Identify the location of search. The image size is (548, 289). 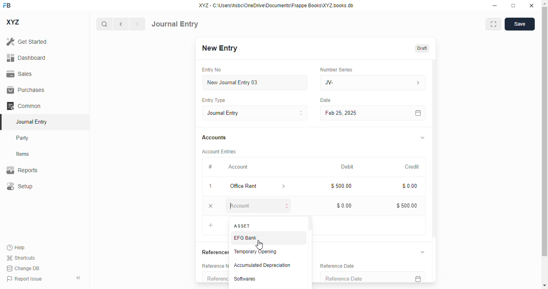
(104, 24).